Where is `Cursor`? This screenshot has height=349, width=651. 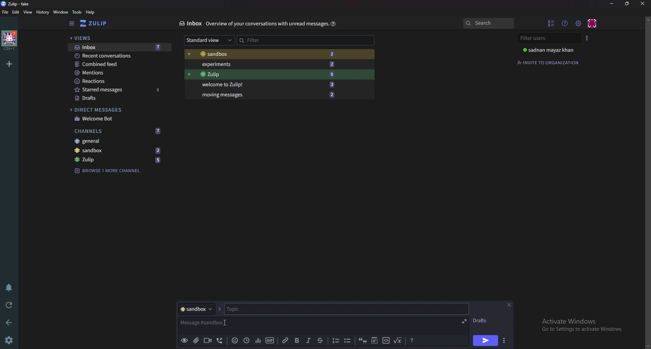 Cursor is located at coordinates (225, 323).